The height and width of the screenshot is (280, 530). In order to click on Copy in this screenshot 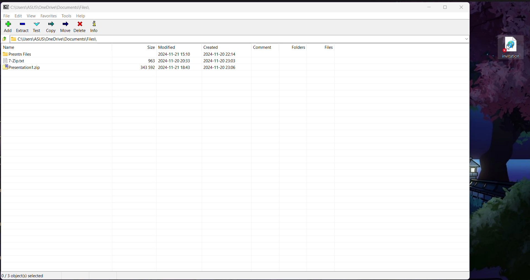, I will do `click(51, 27)`.